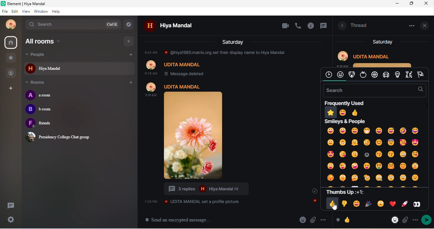 The image size is (434, 229). What do you see at coordinates (314, 201) in the screenshot?
I see `h` at bounding box center [314, 201].